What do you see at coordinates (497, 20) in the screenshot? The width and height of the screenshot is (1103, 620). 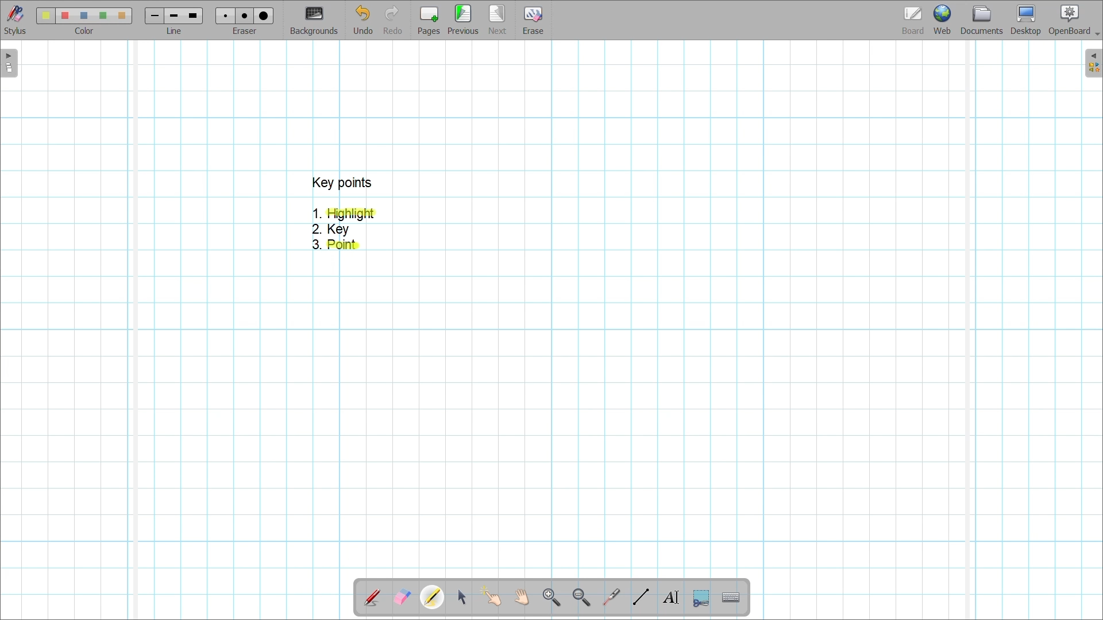 I see `Go to next page` at bounding box center [497, 20].